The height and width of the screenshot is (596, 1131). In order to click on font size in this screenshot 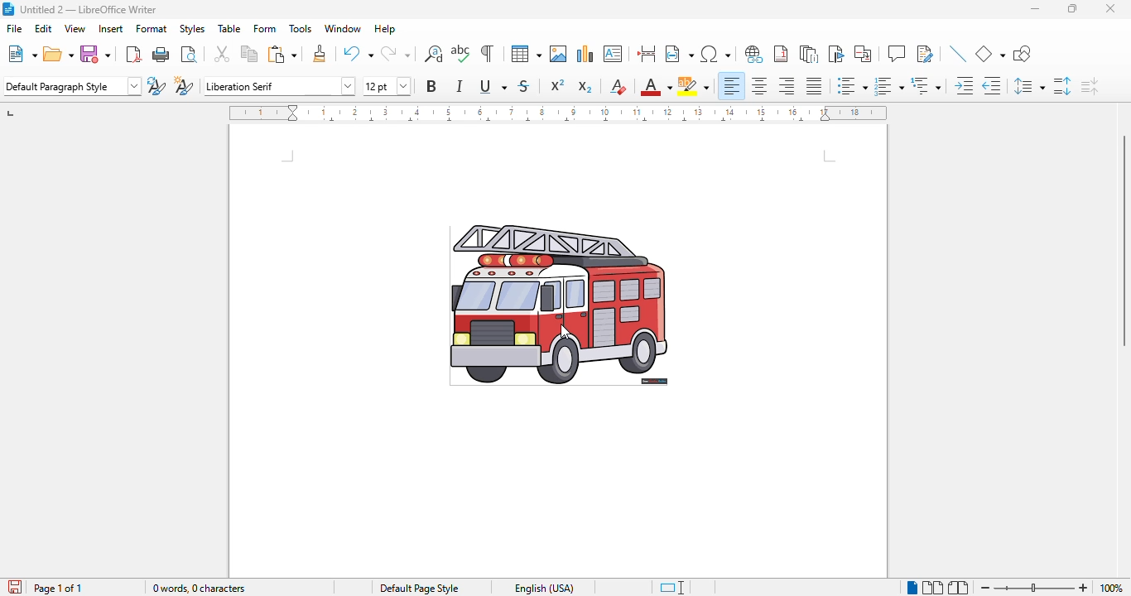, I will do `click(386, 85)`.